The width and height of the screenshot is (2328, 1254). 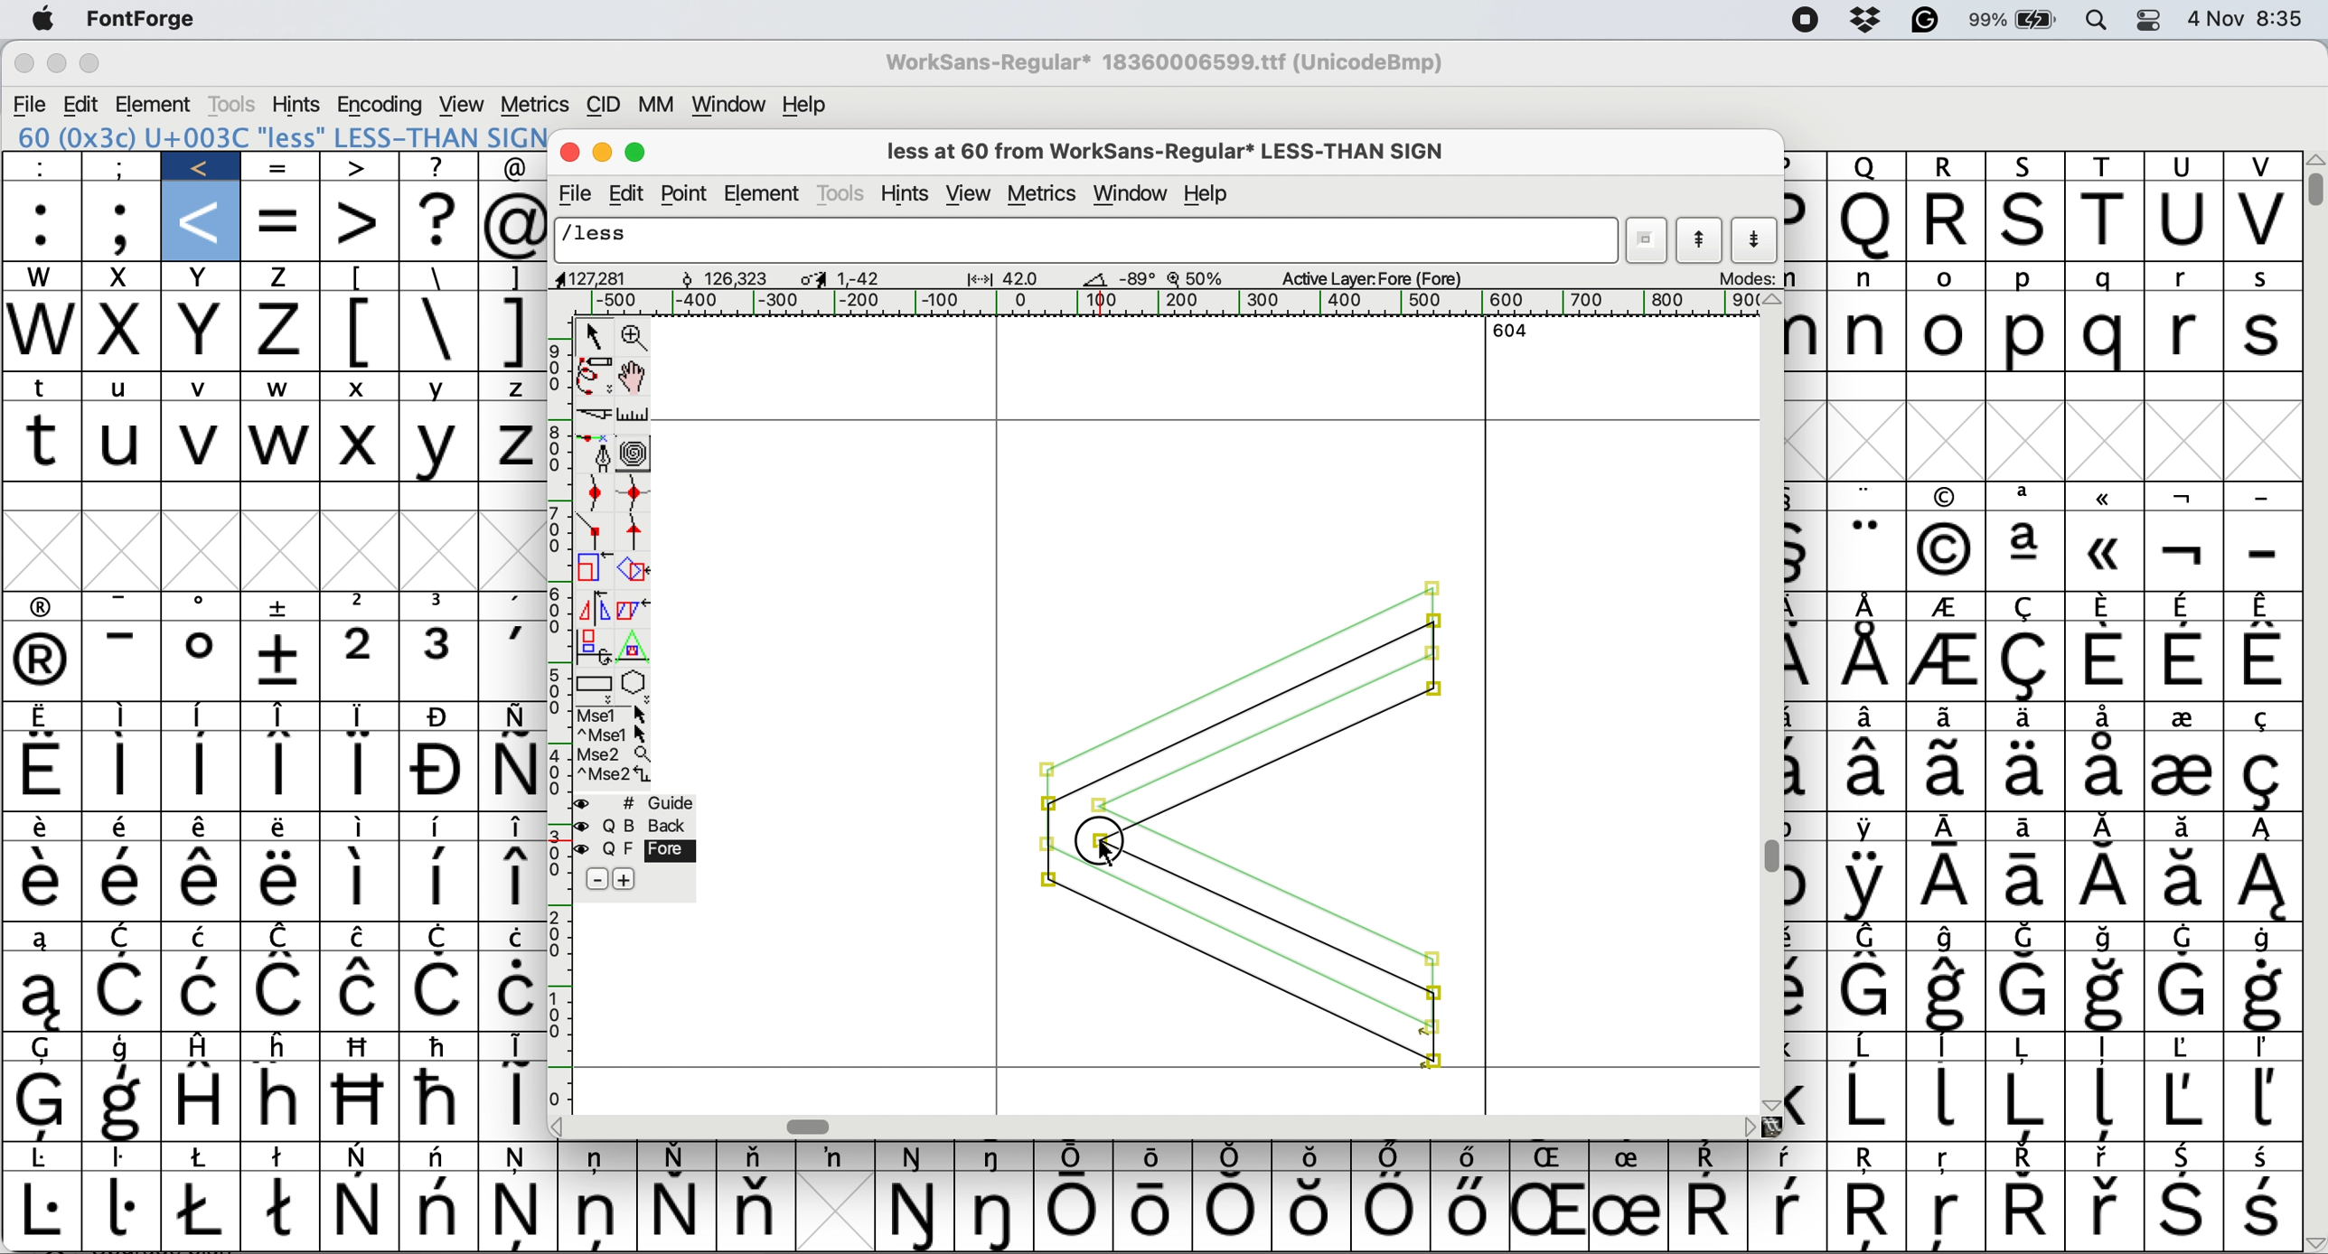 I want to click on SymbolSymbol, so click(x=2106, y=993).